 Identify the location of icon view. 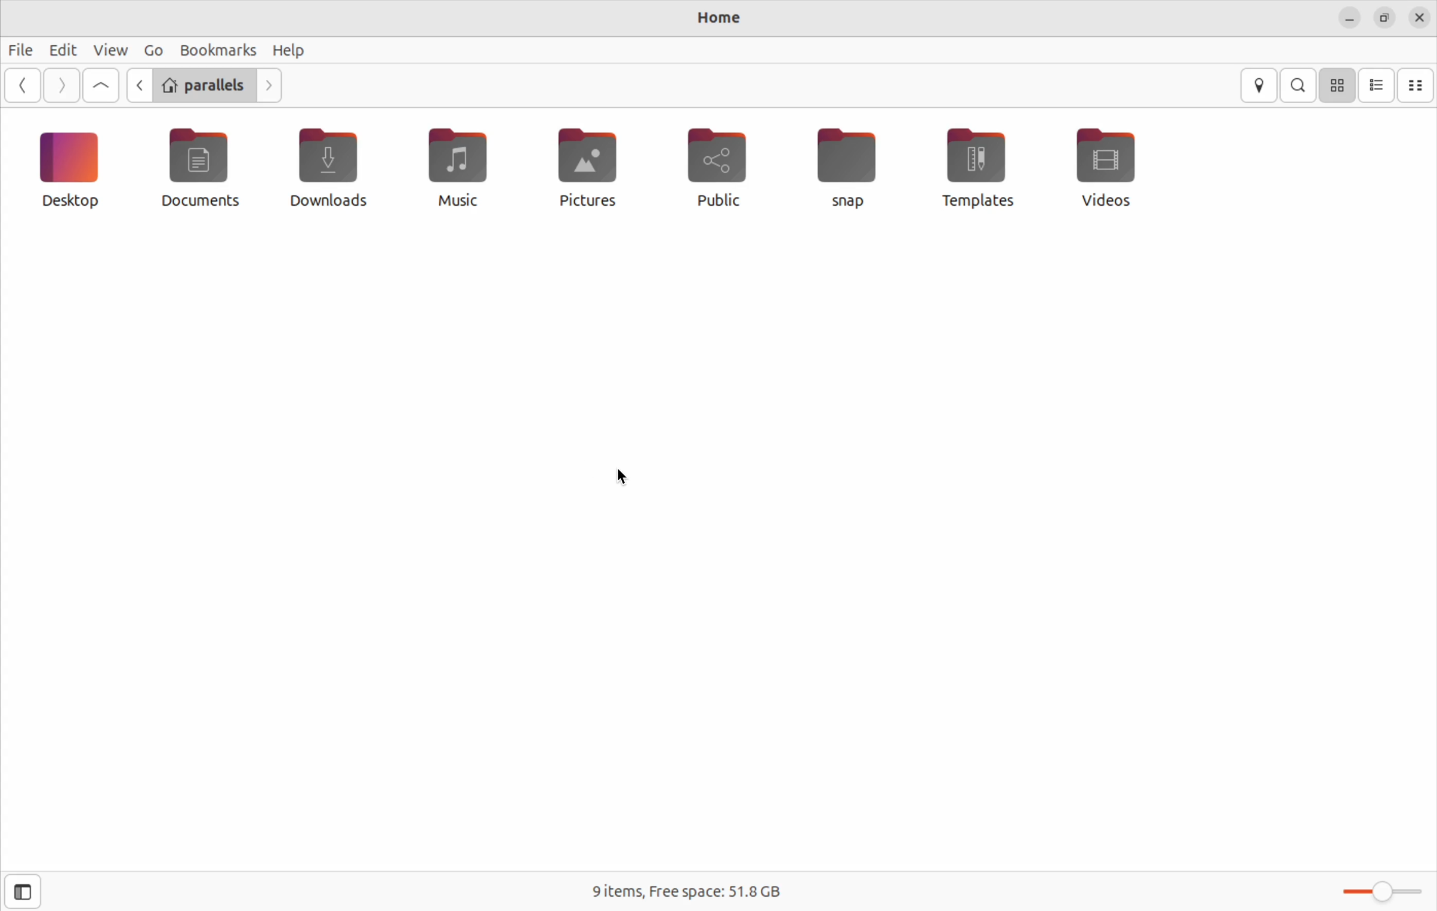
(1337, 87).